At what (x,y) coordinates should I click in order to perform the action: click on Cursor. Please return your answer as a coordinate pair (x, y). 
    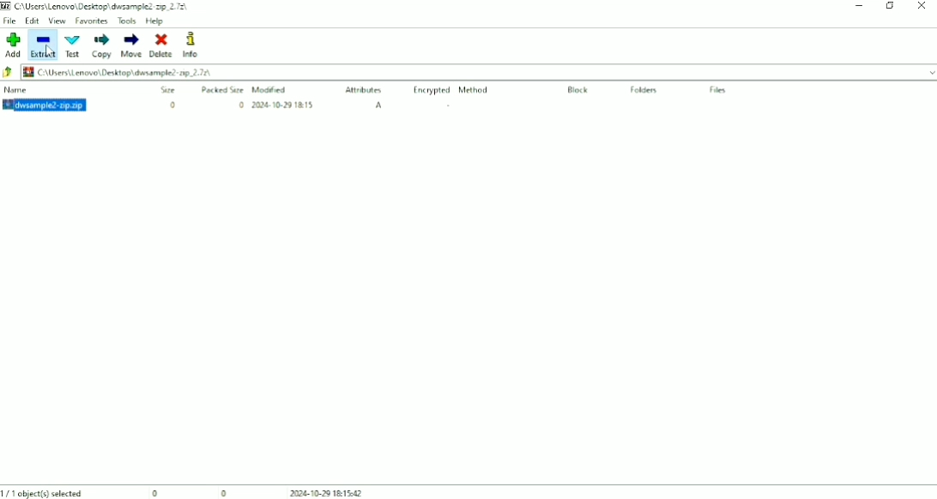
    Looking at the image, I should click on (51, 53).